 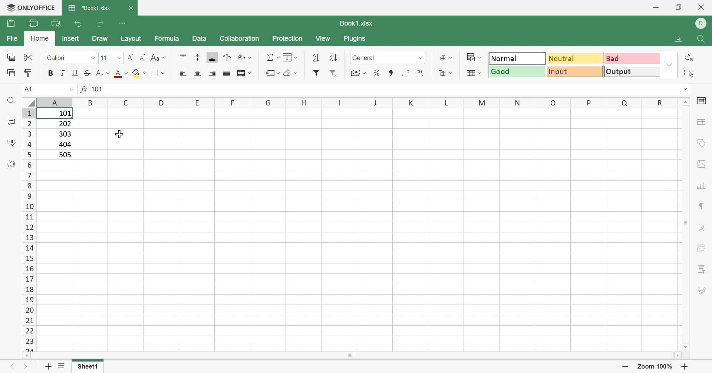 I want to click on *Book1.xlsx, so click(x=90, y=9).